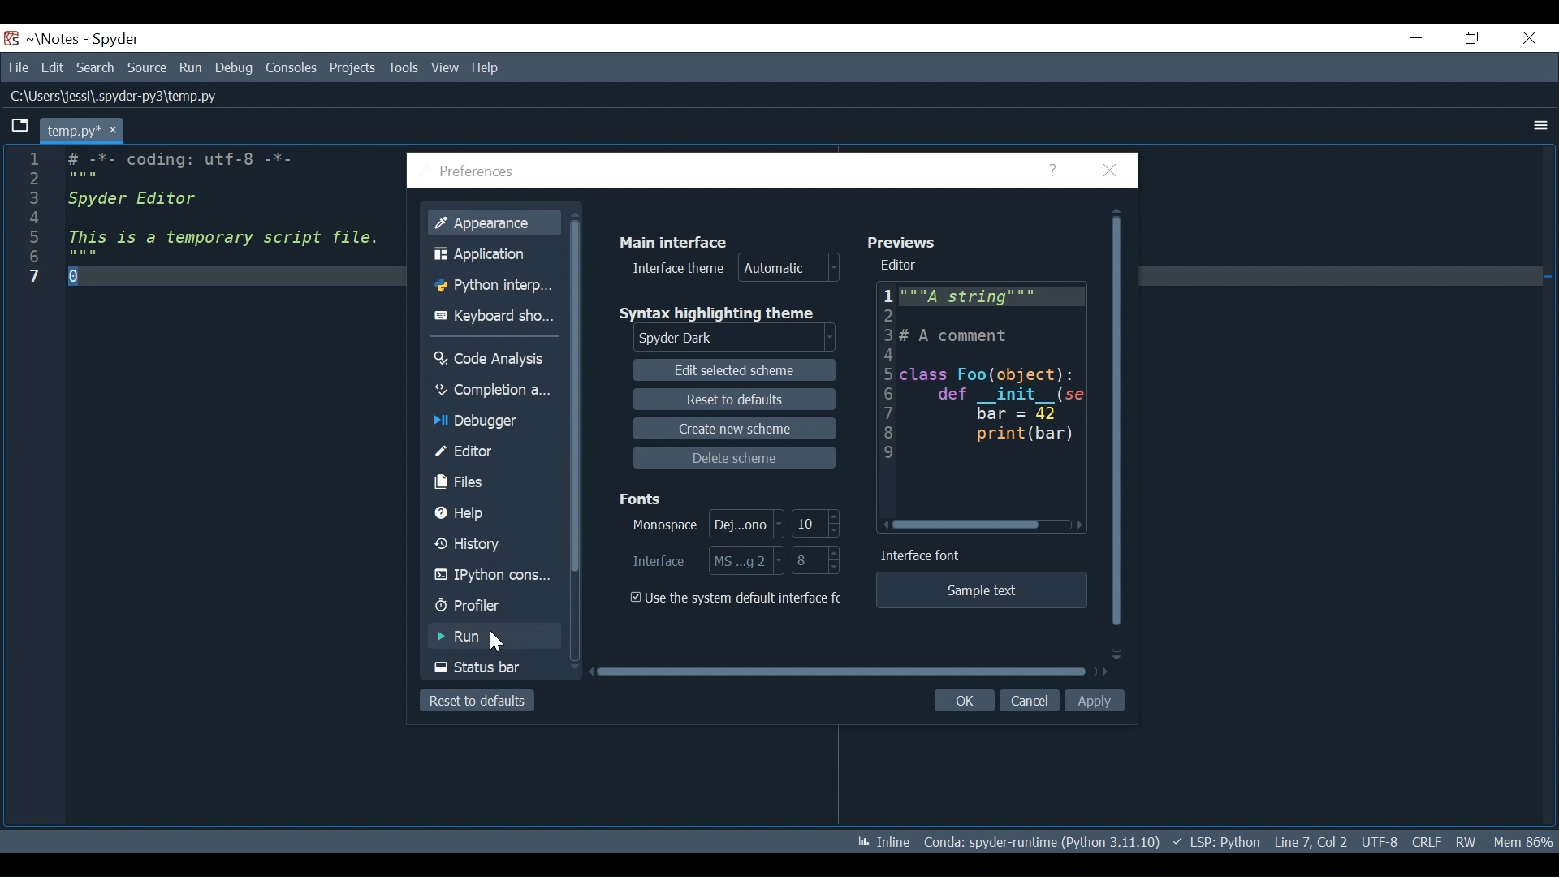 This screenshot has width=1559, height=877. What do you see at coordinates (291, 66) in the screenshot?
I see `Consoles` at bounding box center [291, 66].